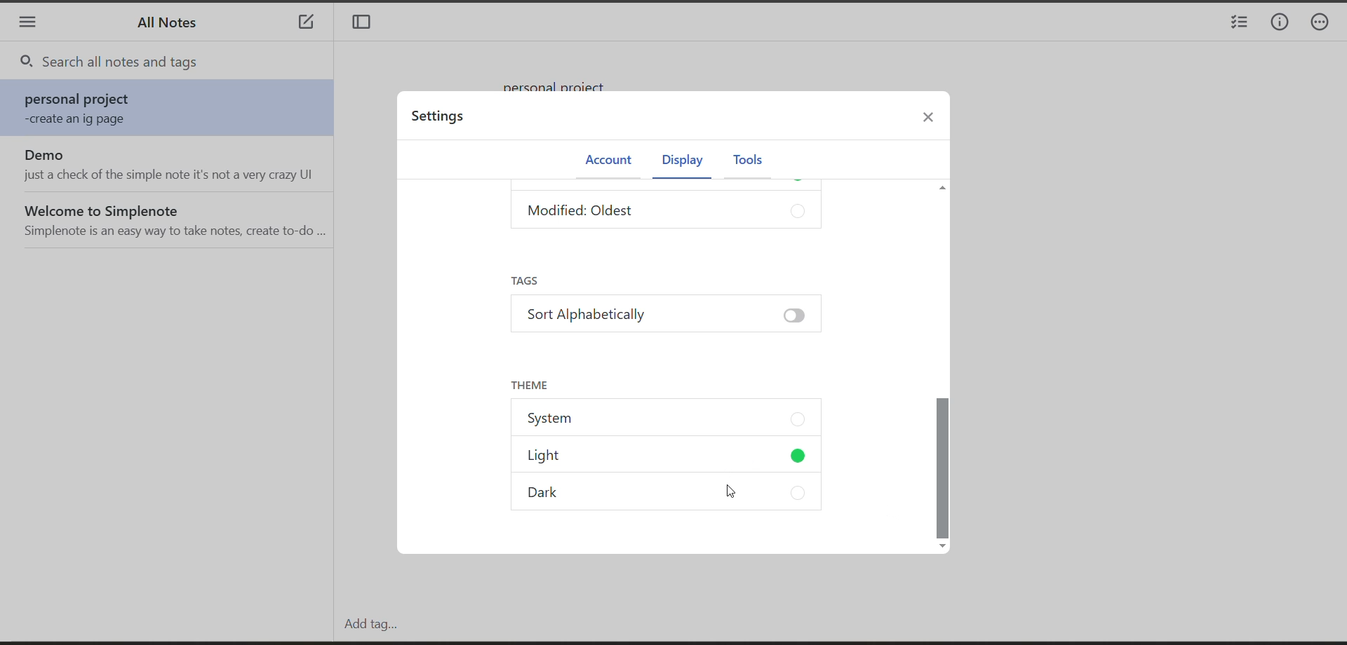 This screenshot has width=1347, height=645. What do you see at coordinates (367, 624) in the screenshot?
I see `add tag` at bounding box center [367, 624].